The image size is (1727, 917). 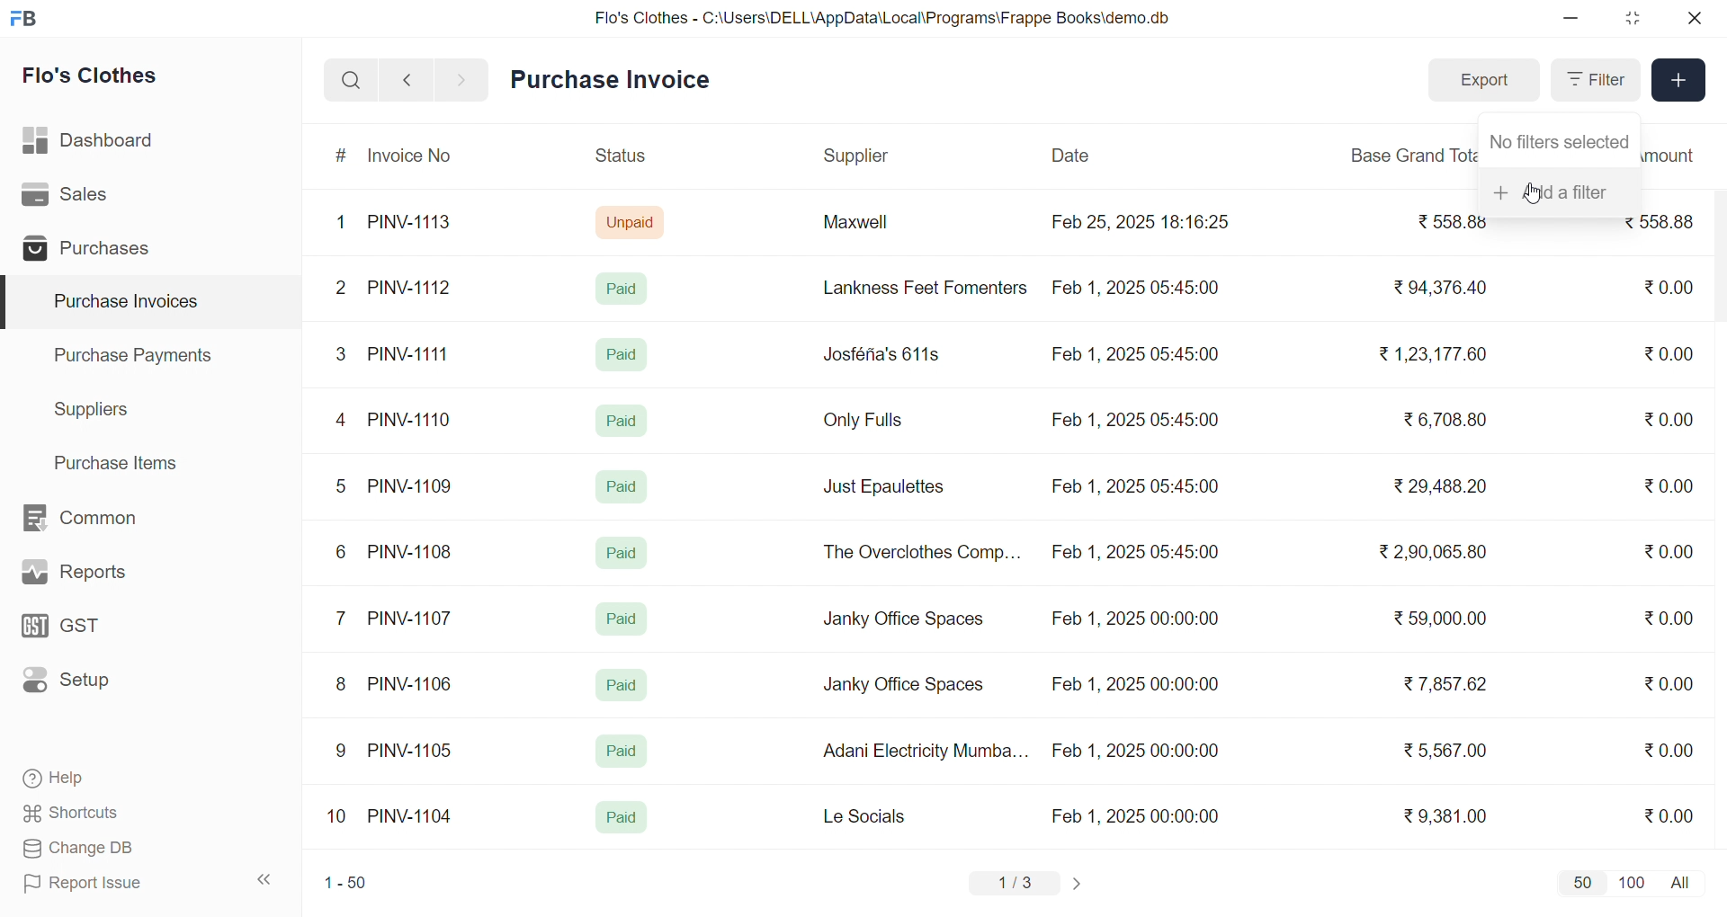 I want to click on Just Epaulettes, so click(x=890, y=487).